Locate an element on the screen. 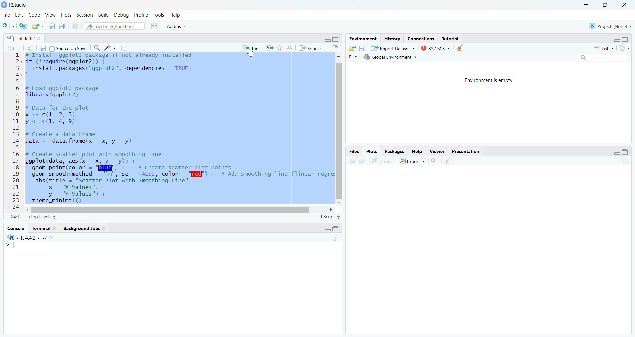 This screenshot has height=337, width=635. Code is located at coordinates (35, 15).